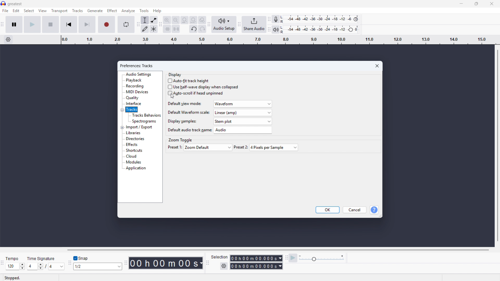 The width and height of the screenshot is (500, 281). What do you see at coordinates (256, 258) in the screenshot?
I see `Selection start time` at bounding box center [256, 258].